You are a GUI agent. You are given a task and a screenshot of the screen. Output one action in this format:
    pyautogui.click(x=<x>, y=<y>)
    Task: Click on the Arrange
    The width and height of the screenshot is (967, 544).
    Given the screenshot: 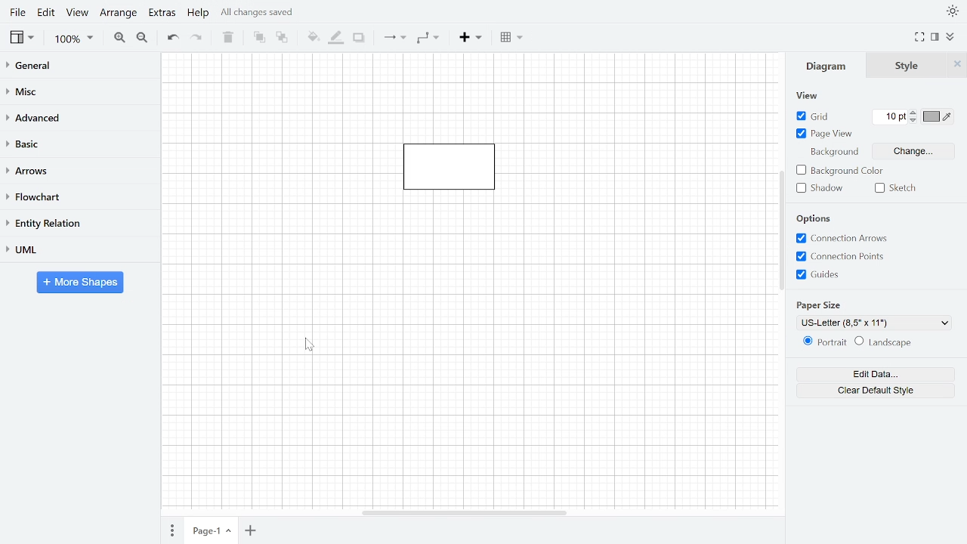 What is the action you would take?
    pyautogui.click(x=119, y=14)
    